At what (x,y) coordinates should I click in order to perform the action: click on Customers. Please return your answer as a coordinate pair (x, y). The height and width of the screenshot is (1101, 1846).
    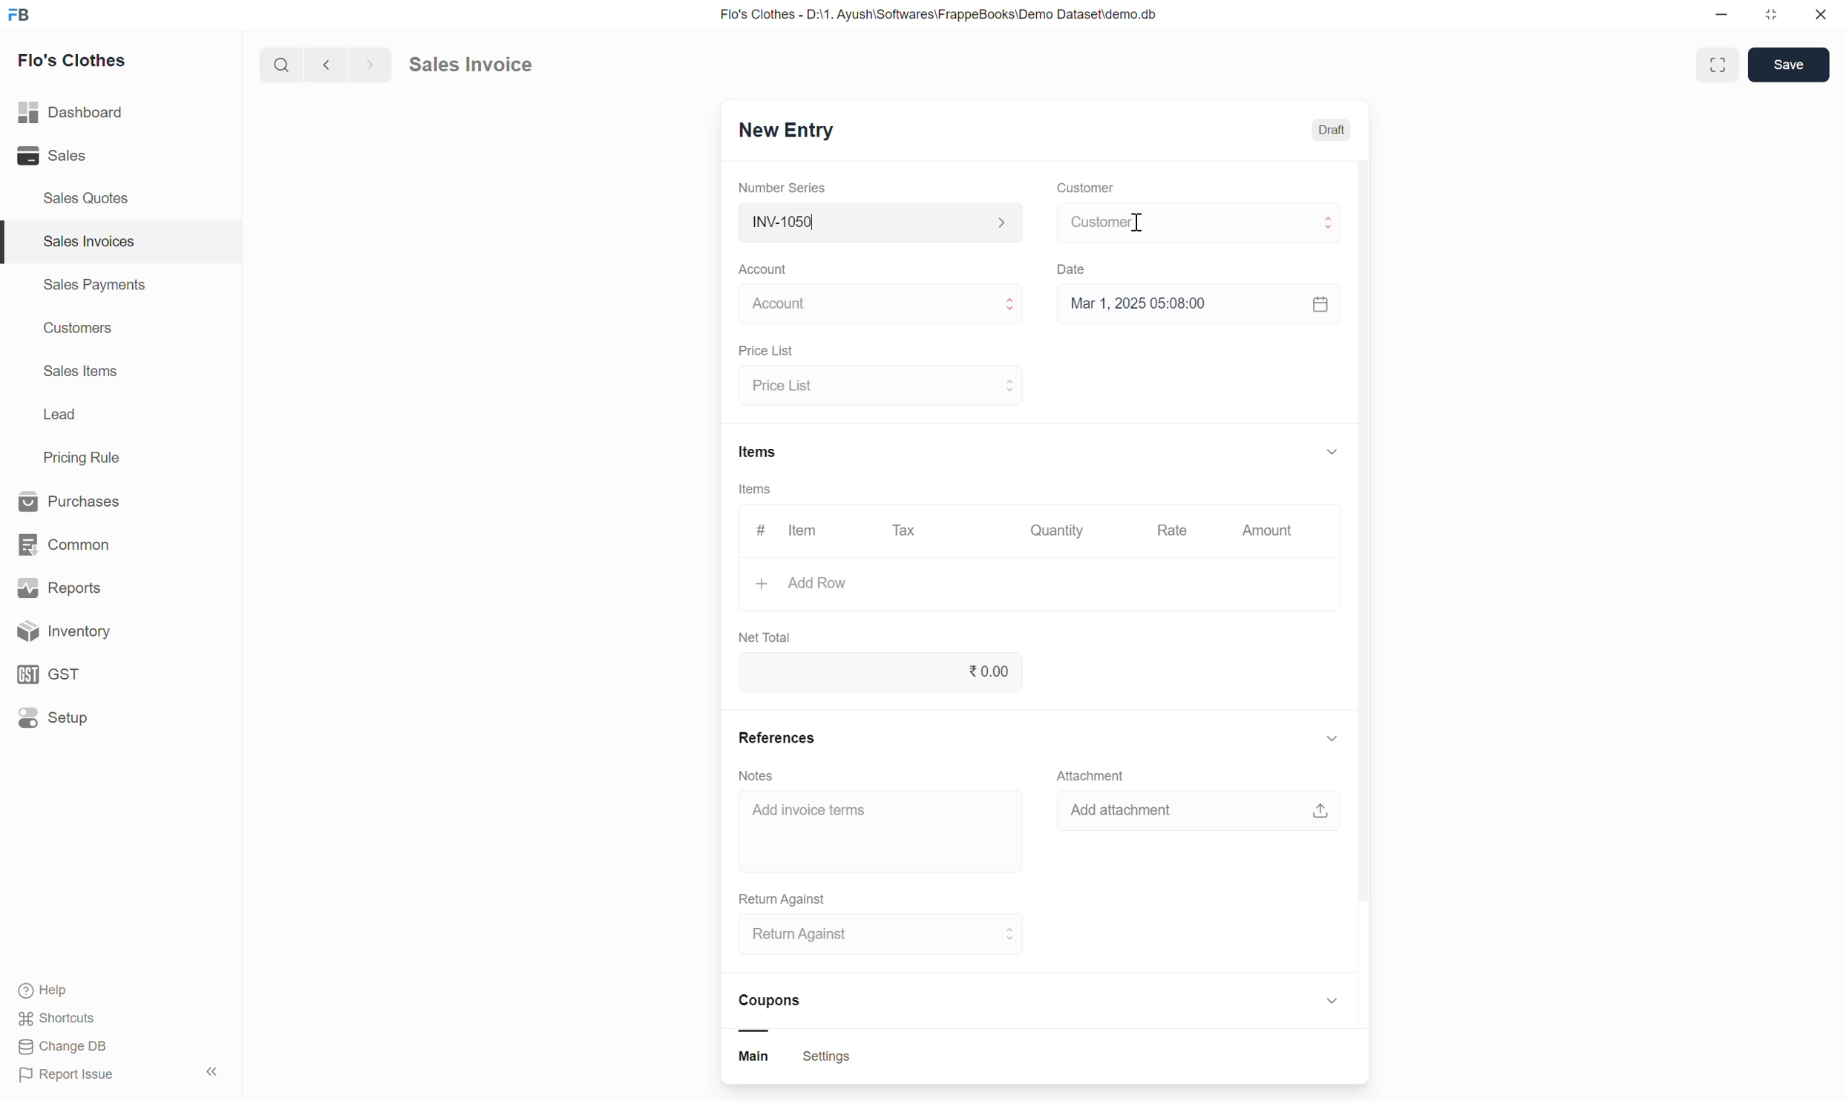
    Looking at the image, I should click on (76, 330).